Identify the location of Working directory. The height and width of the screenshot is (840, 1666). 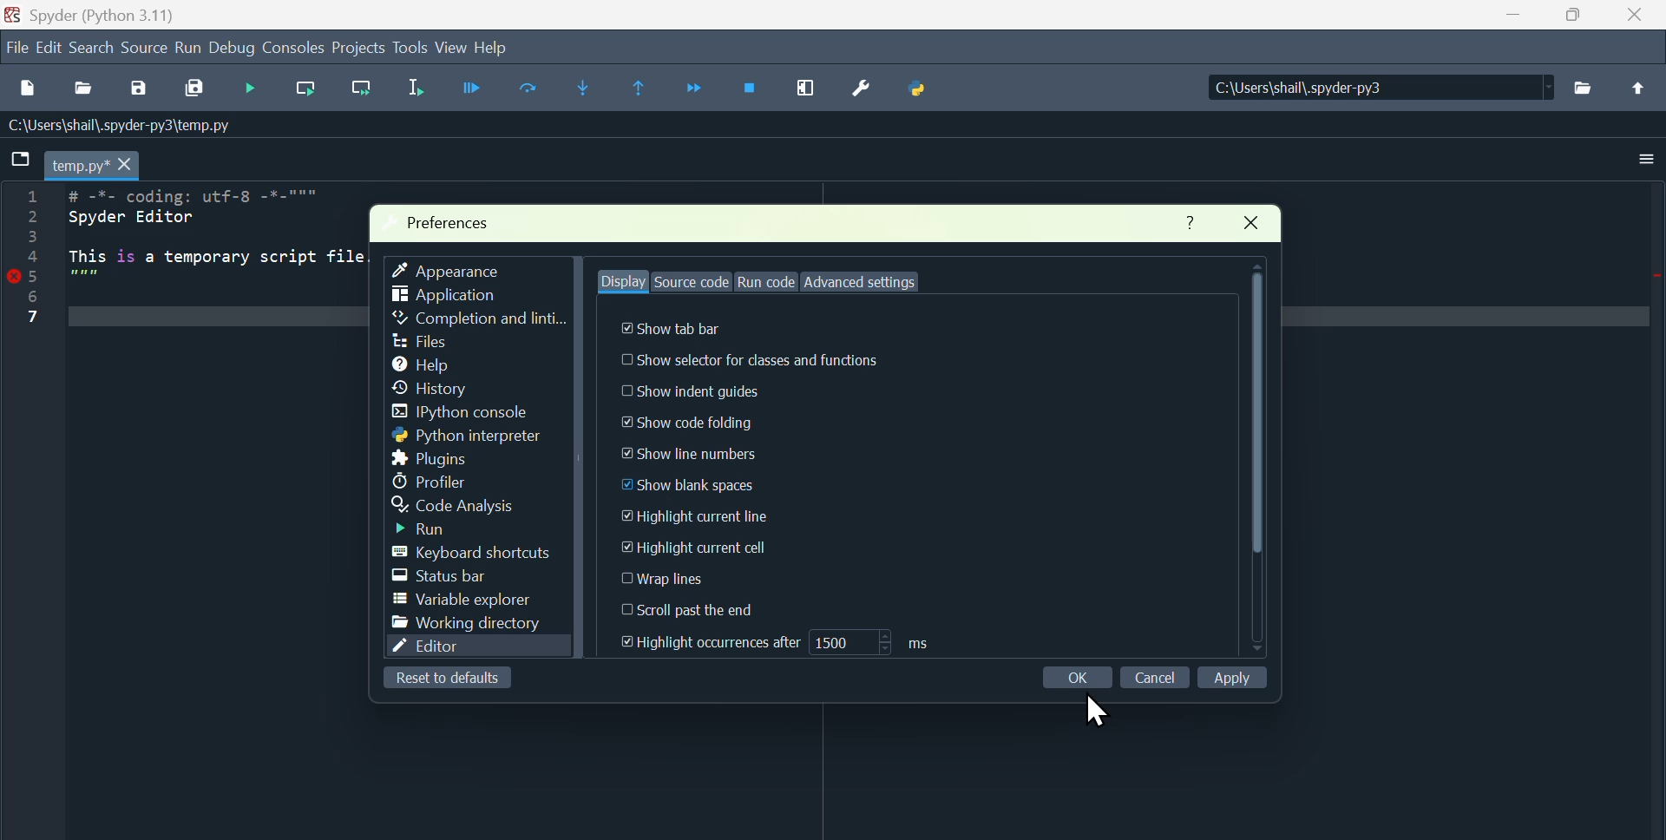
(467, 623).